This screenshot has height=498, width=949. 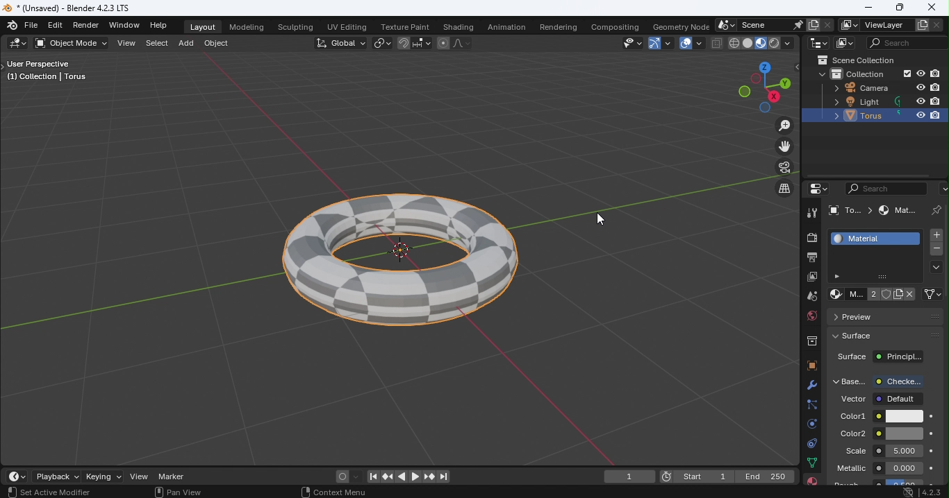 What do you see at coordinates (608, 223) in the screenshot?
I see `Cursor` at bounding box center [608, 223].